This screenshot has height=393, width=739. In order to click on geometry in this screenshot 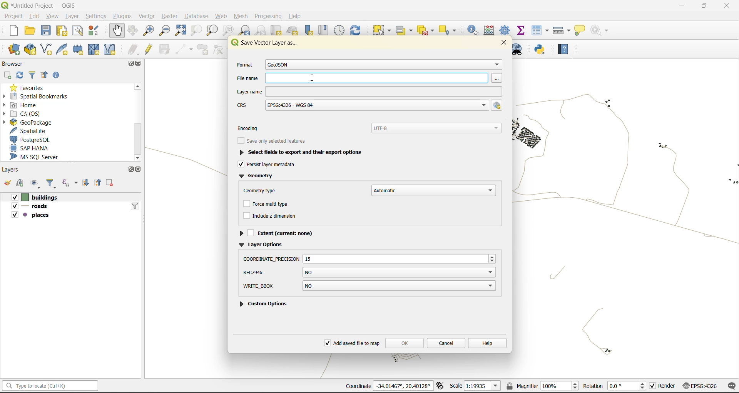, I will do `click(257, 177)`.